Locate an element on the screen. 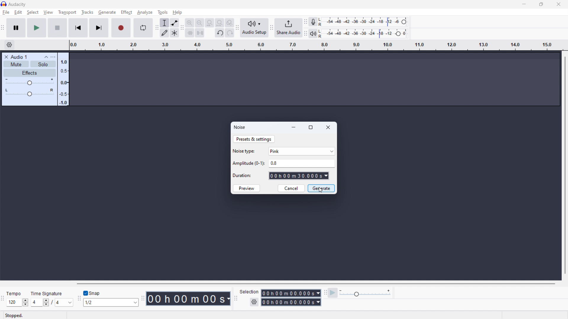 This screenshot has height=319, width=568. silence audio selection is located at coordinates (200, 32).